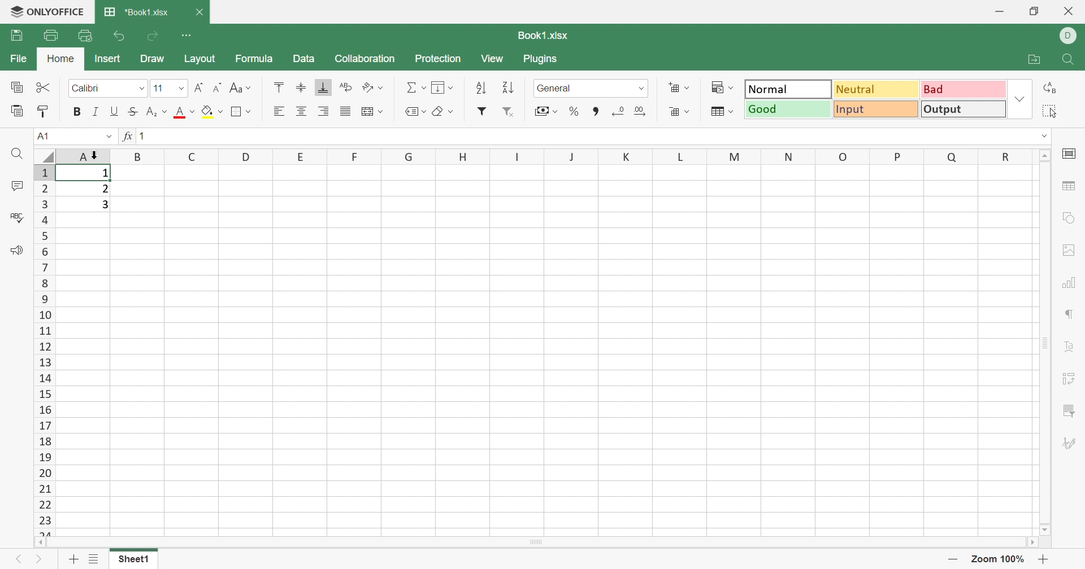 The height and width of the screenshot is (569, 1085). What do you see at coordinates (721, 87) in the screenshot?
I see `Conditional formatting` at bounding box center [721, 87].